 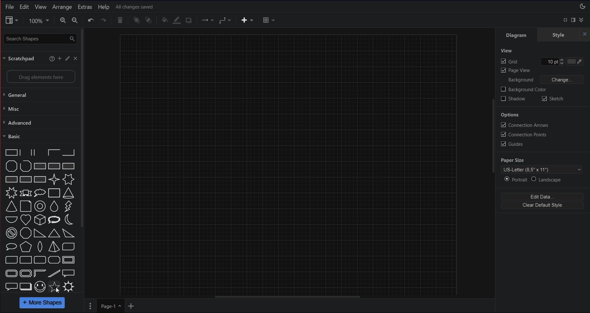 What do you see at coordinates (39, 260) in the screenshot?
I see `rounded rectangle (three corners)` at bounding box center [39, 260].